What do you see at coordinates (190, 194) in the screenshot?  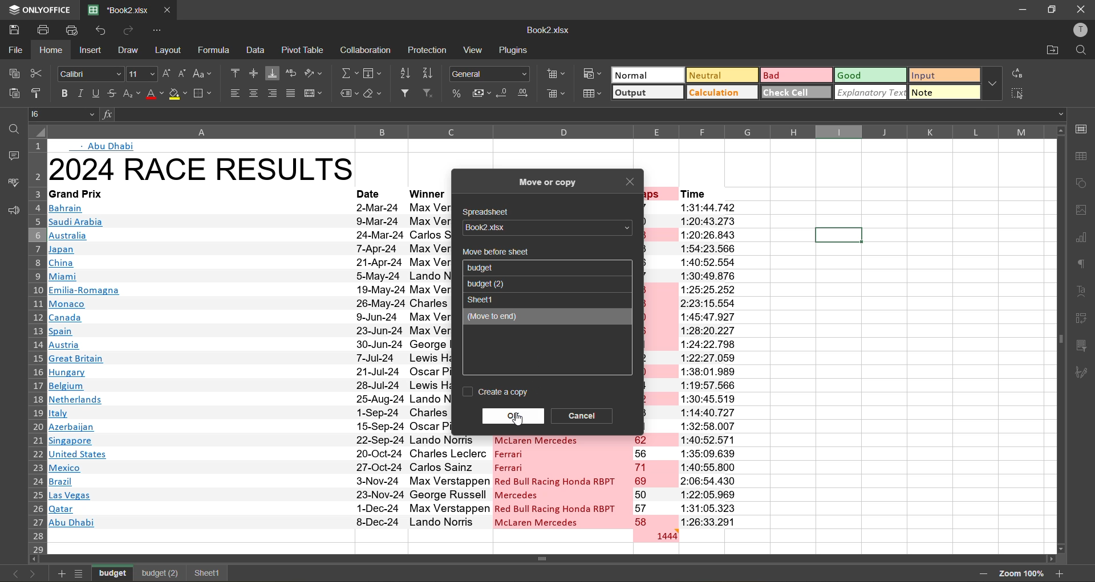 I see `grand prix` at bounding box center [190, 194].